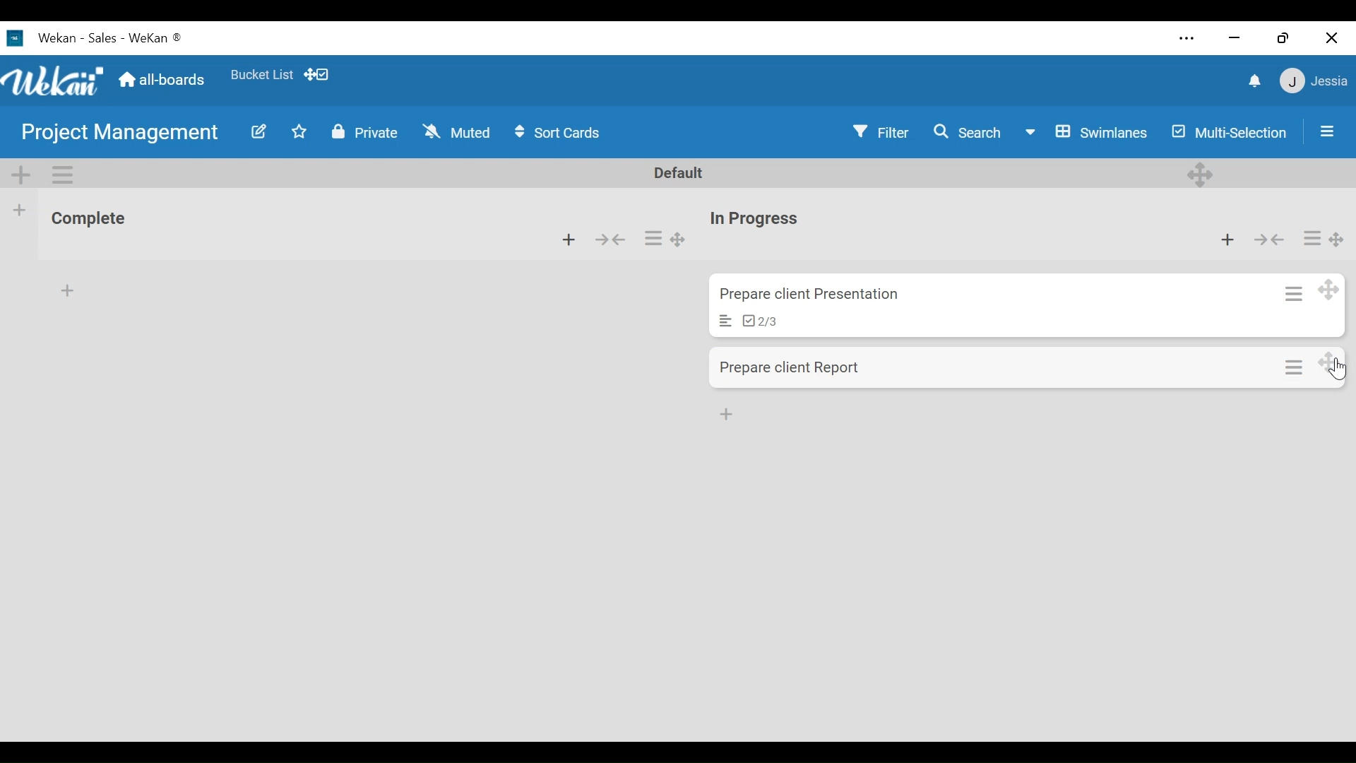  Describe the element at coordinates (570, 239) in the screenshot. I see `Add card to the top of the list` at that location.